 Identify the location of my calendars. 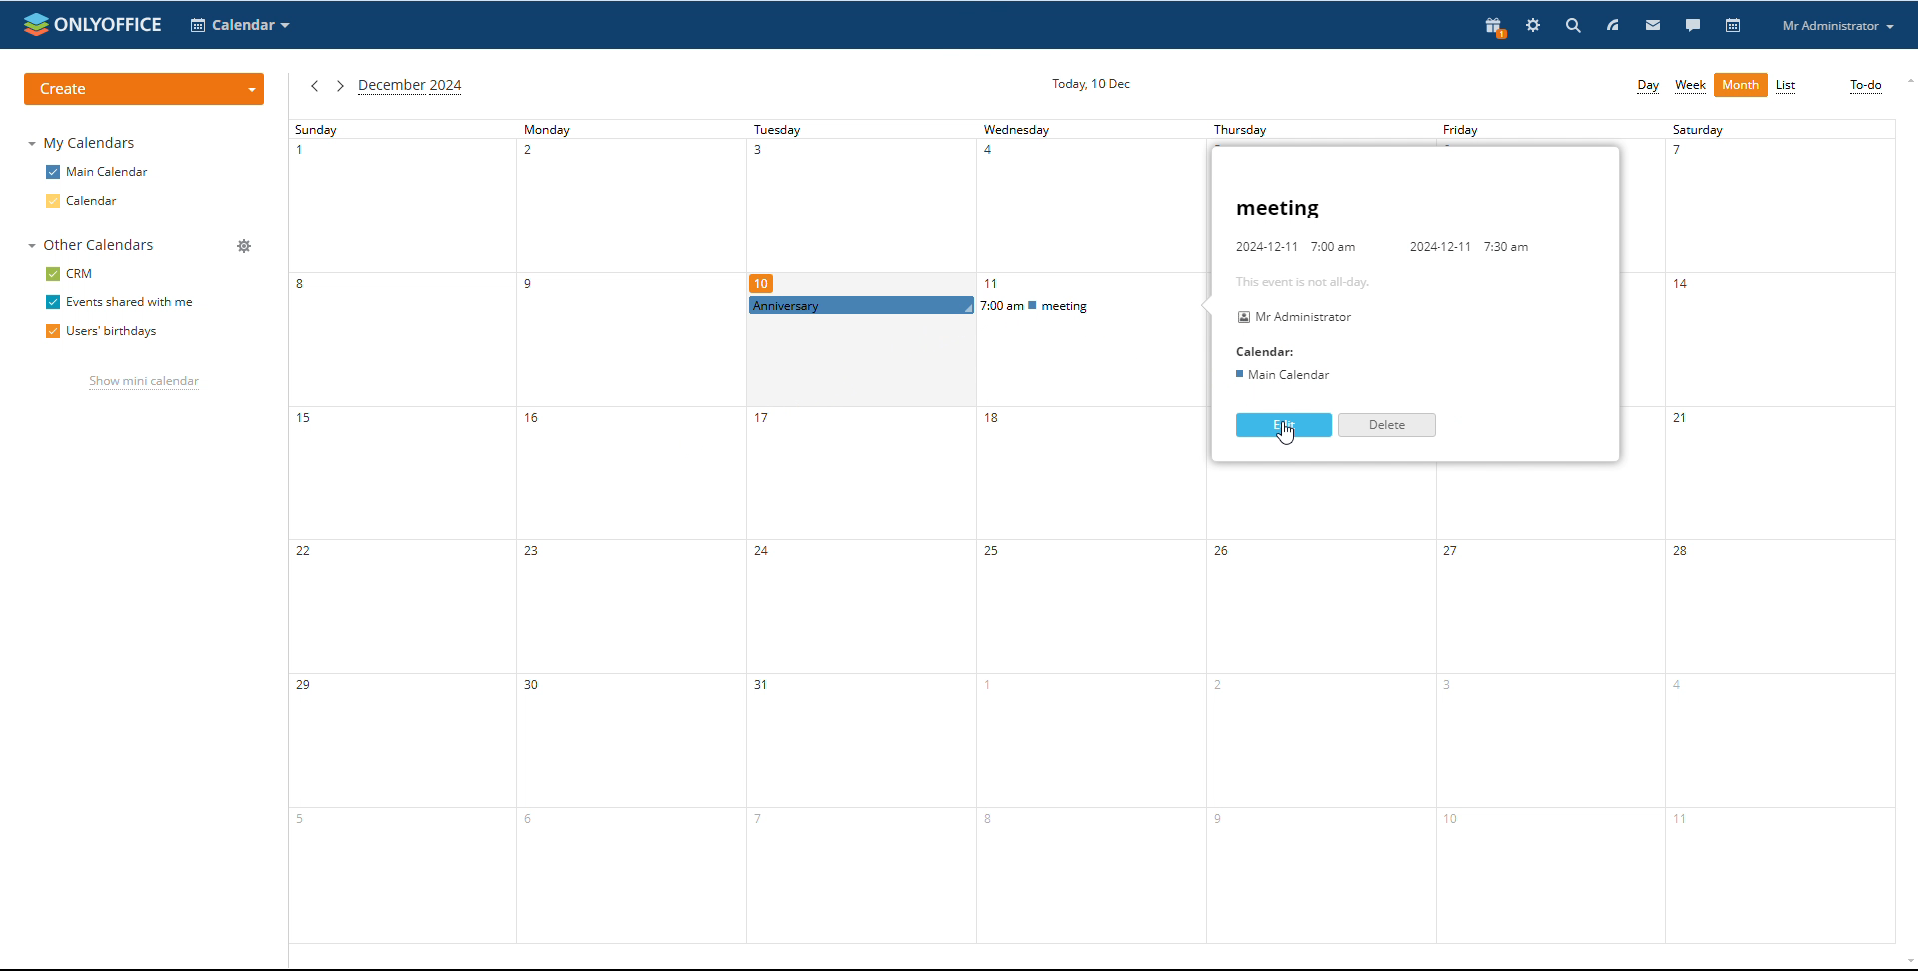
(81, 142).